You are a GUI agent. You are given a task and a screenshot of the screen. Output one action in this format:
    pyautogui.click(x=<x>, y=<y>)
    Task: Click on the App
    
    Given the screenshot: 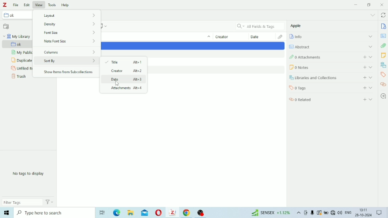 What is the action you would take?
    pyautogui.click(x=202, y=212)
    